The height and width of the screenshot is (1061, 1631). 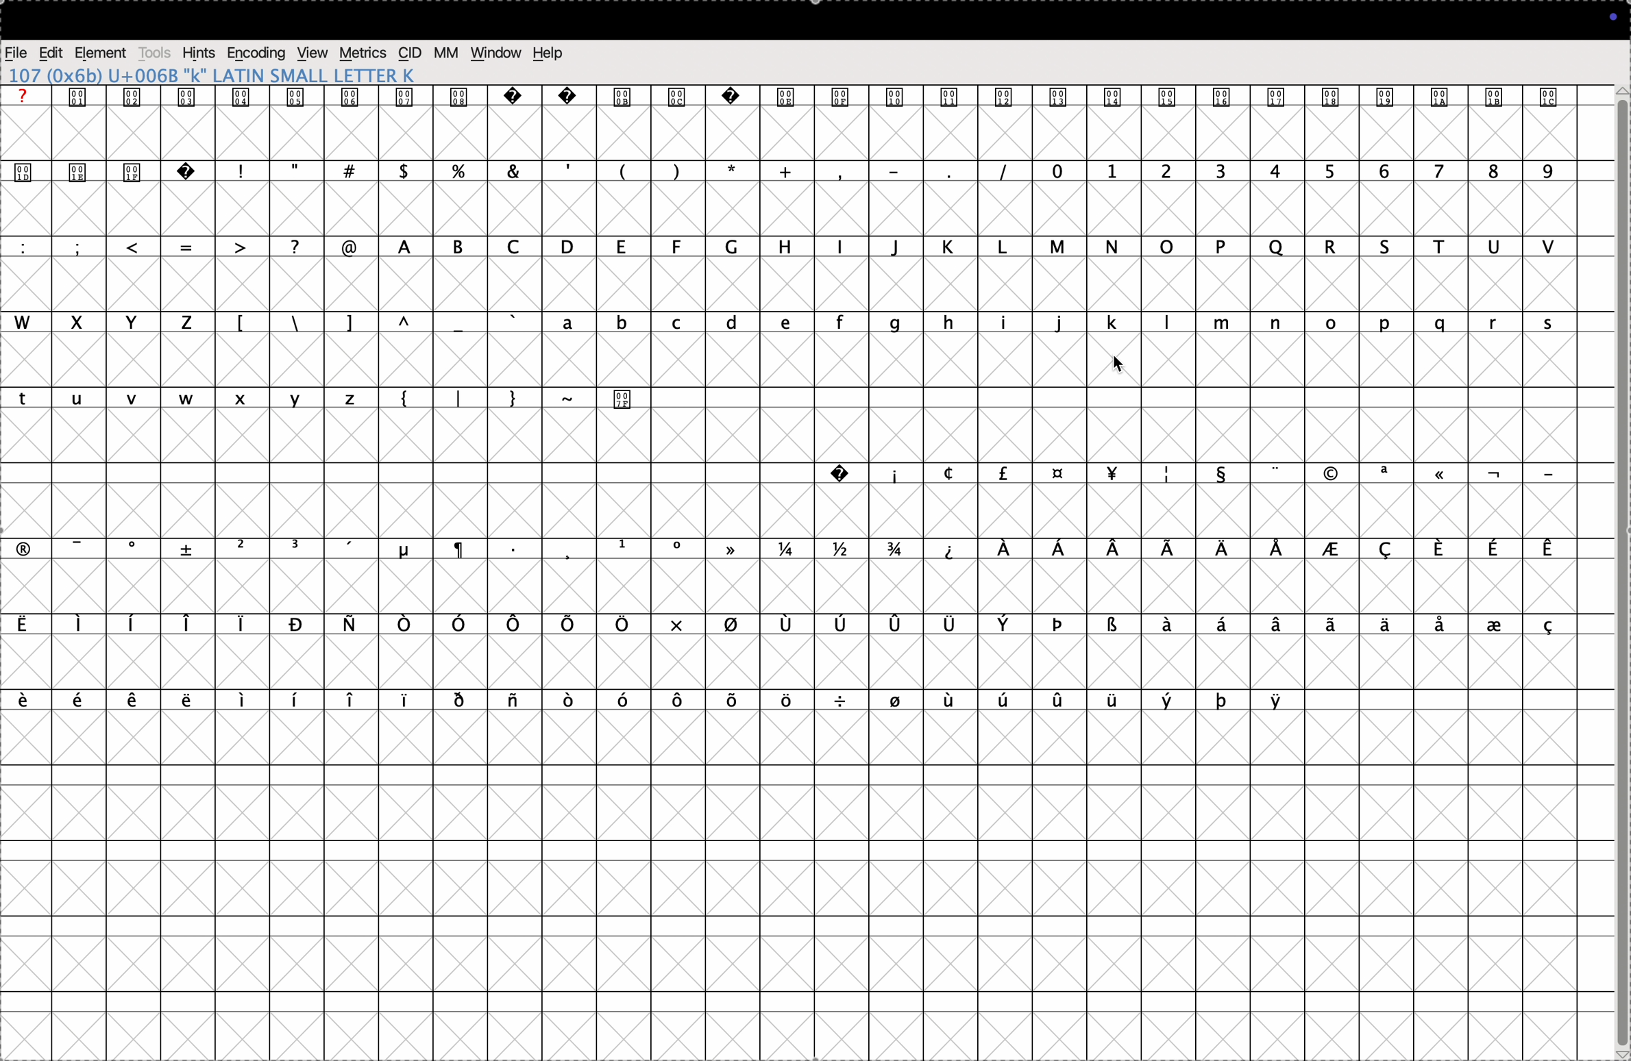 I want to click on hints, so click(x=199, y=53).